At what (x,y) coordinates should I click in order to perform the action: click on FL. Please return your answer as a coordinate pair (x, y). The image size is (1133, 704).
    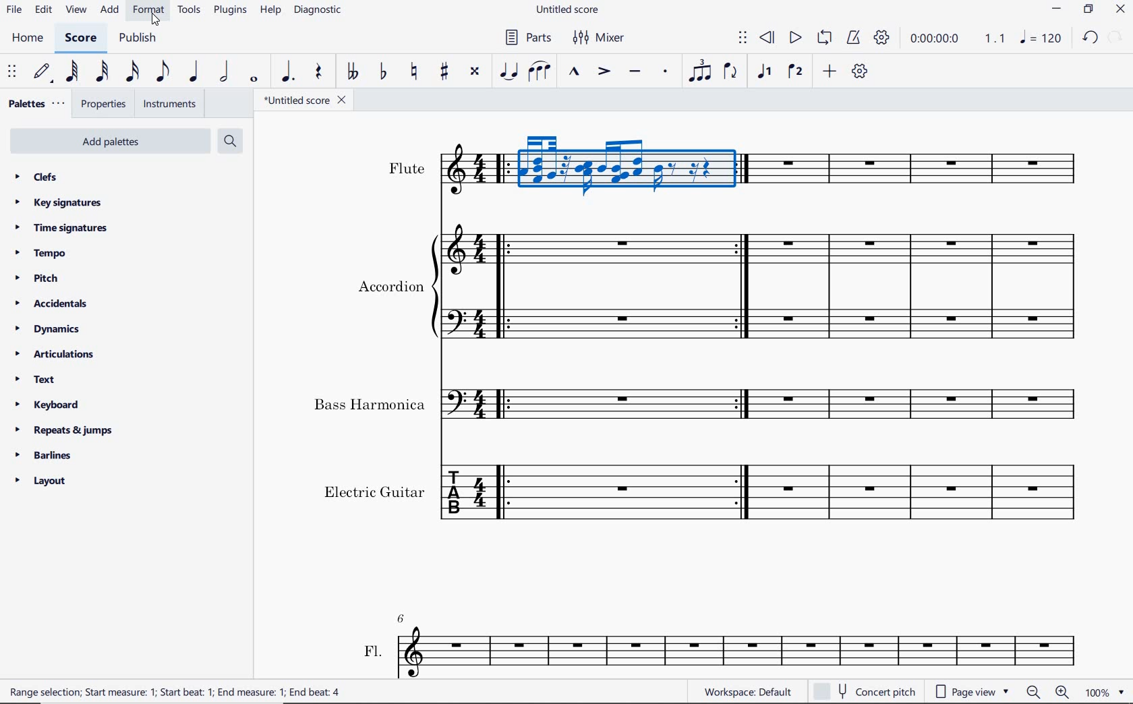
    Looking at the image, I should click on (718, 644).